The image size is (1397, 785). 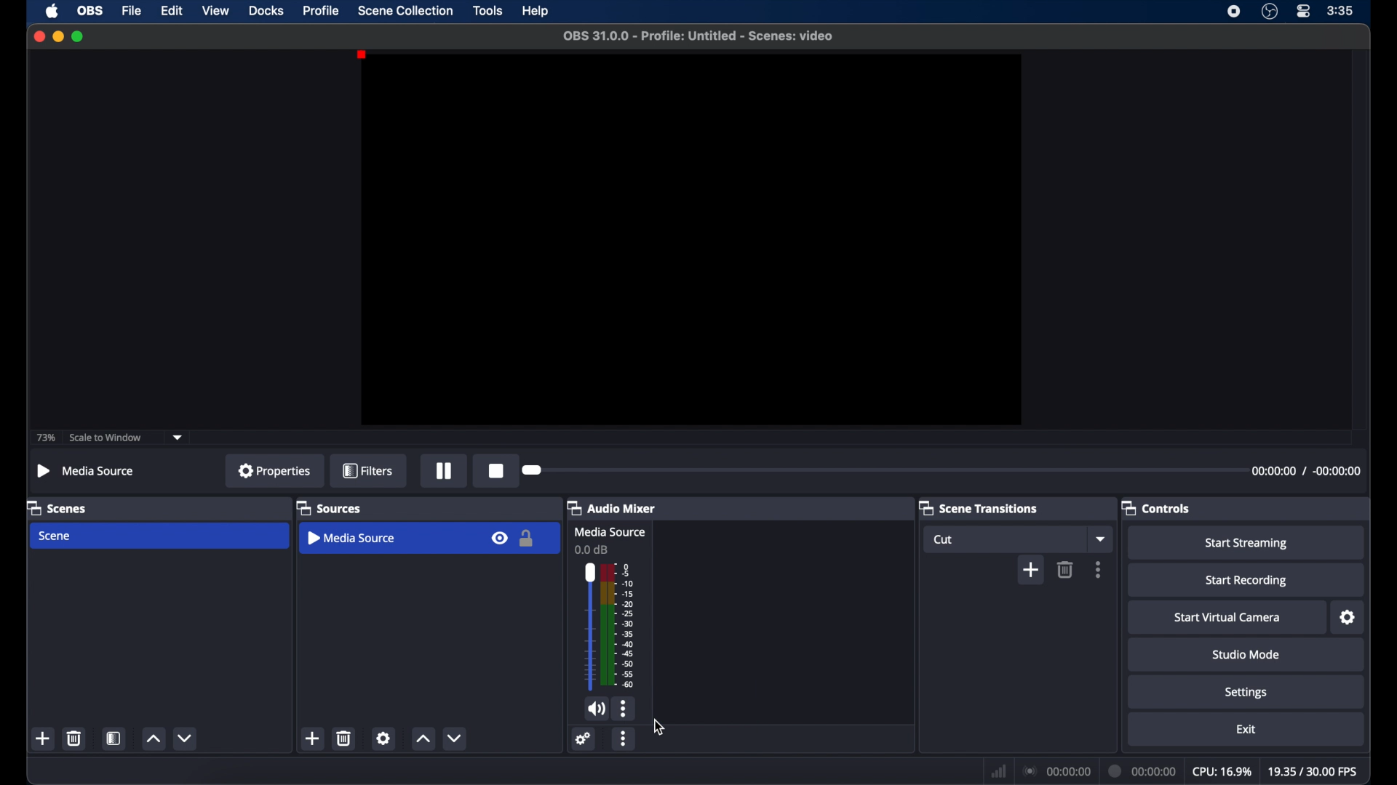 I want to click on docks, so click(x=266, y=10).